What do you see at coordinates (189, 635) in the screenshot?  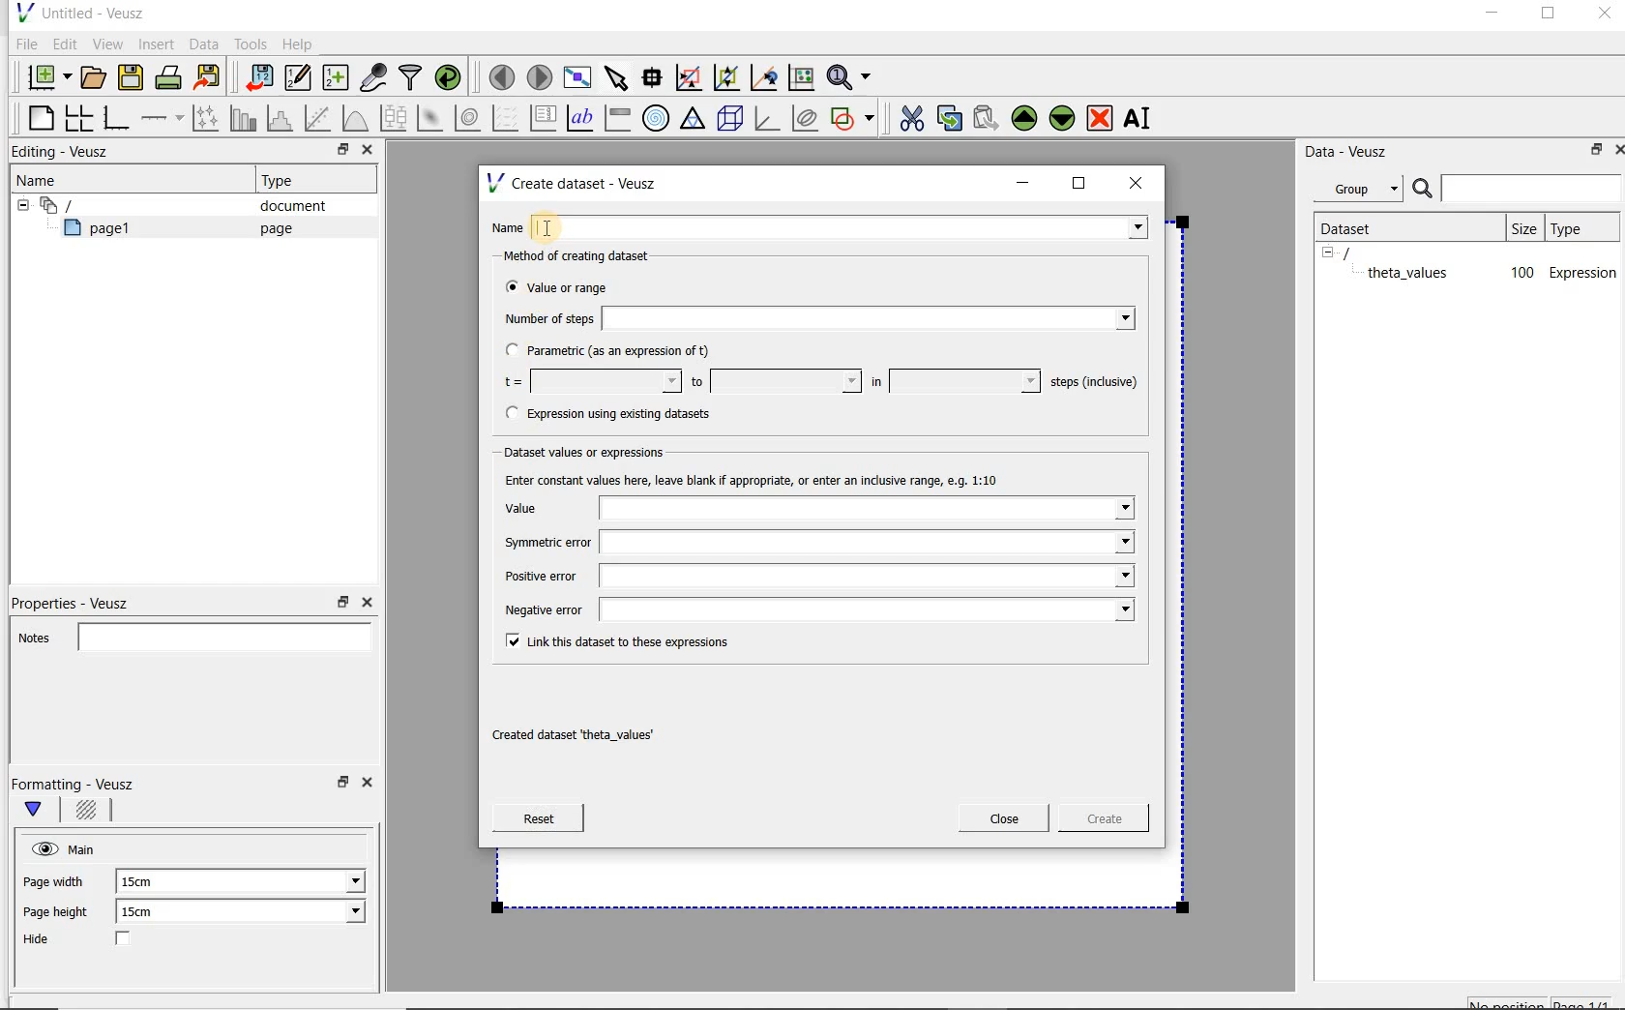 I see `Notes` at bounding box center [189, 635].